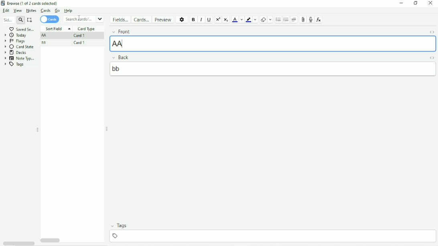  What do you see at coordinates (86, 29) in the screenshot?
I see `Card Type` at bounding box center [86, 29].